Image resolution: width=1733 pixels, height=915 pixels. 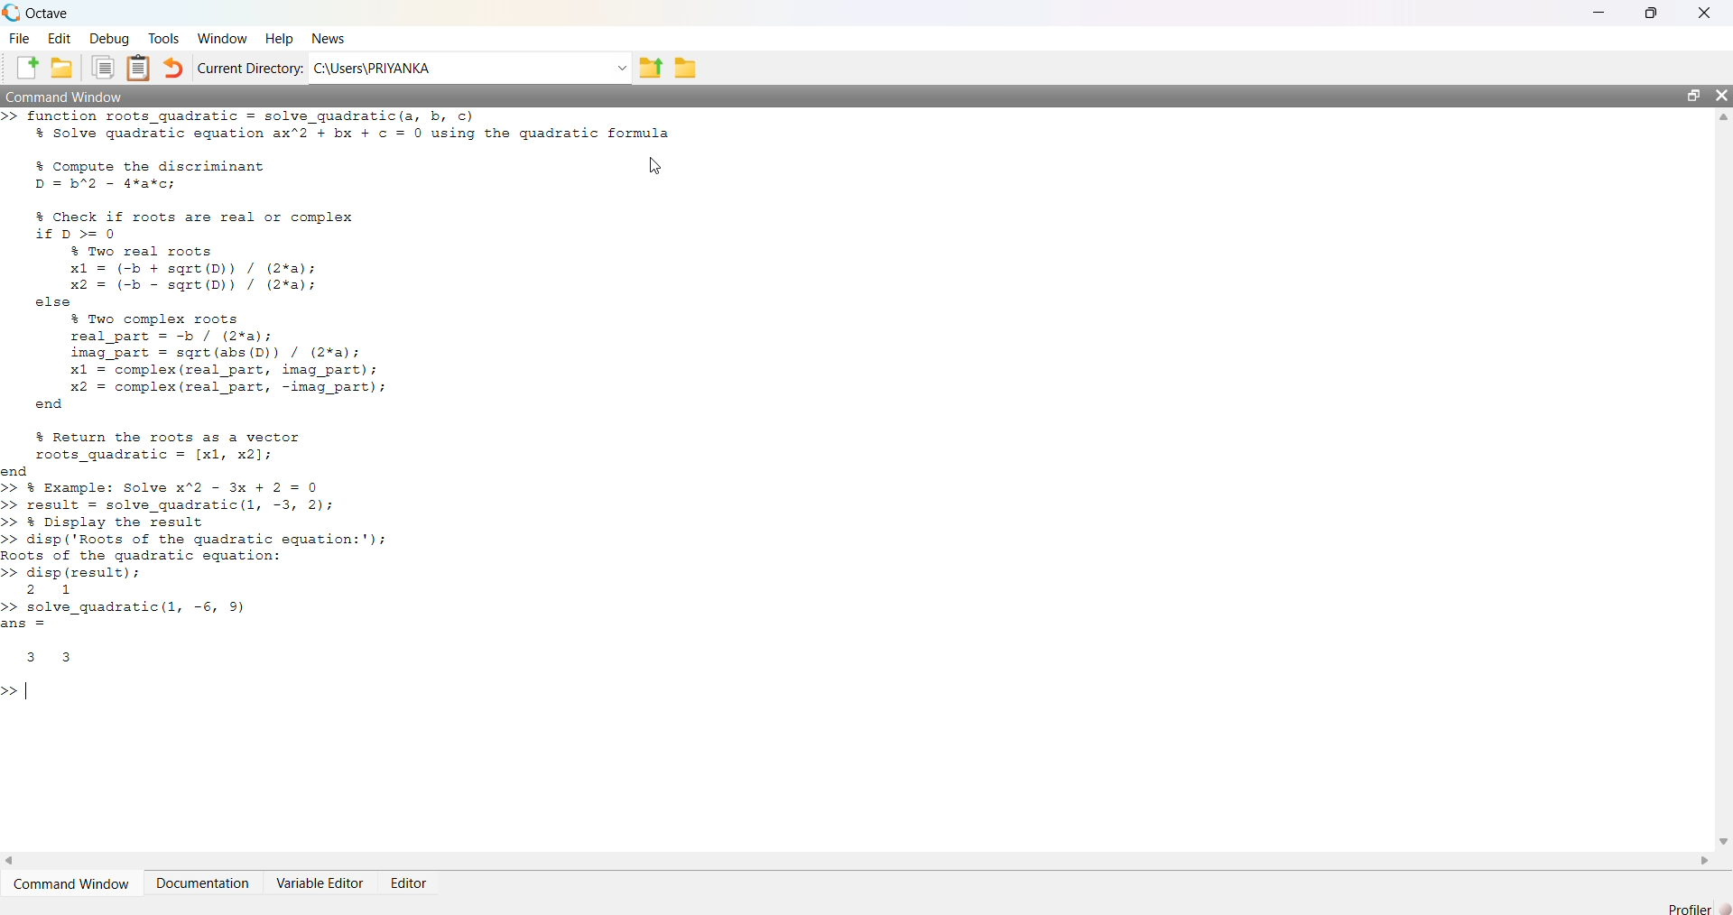 What do you see at coordinates (652, 66) in the screenshot?
I see `one directory up` at bounding box center [652, 66].